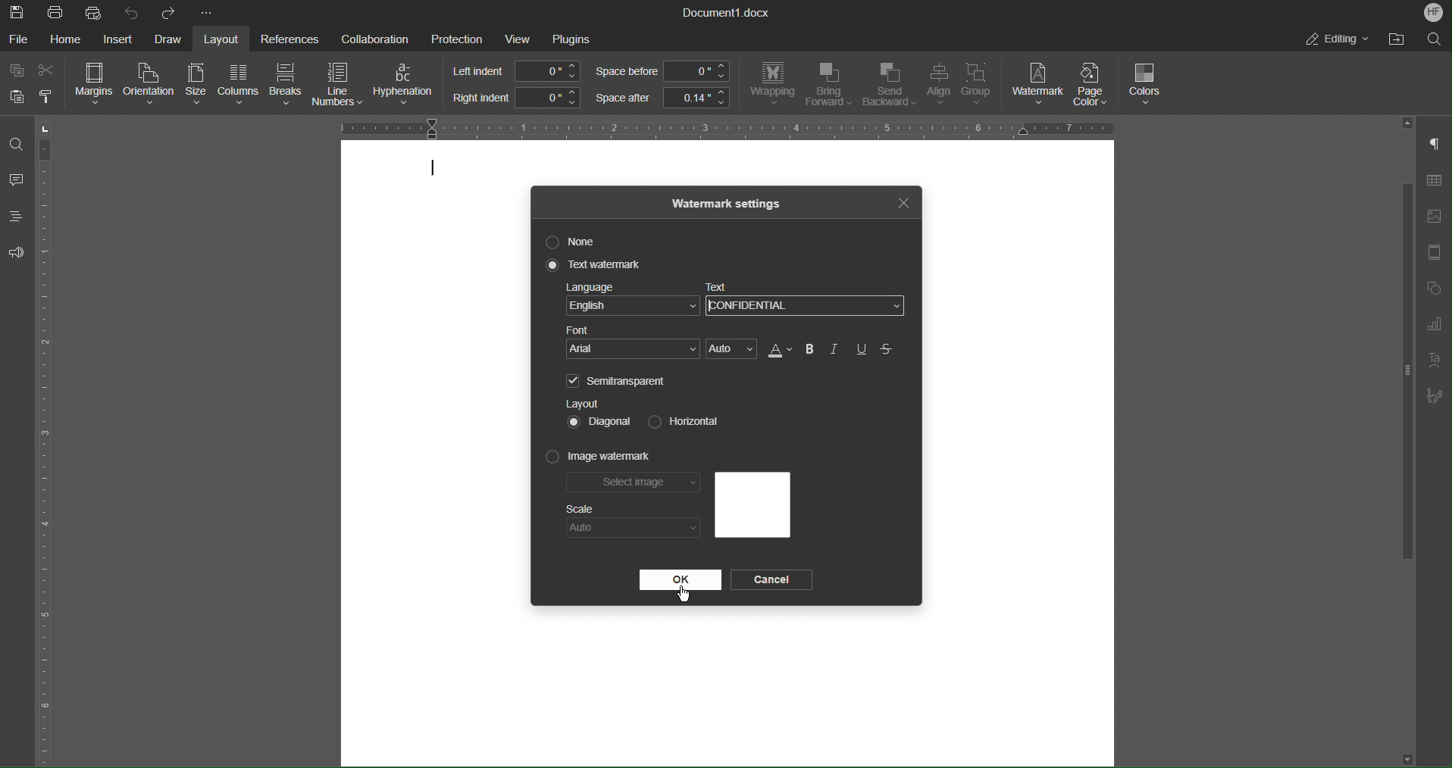  I want to click on Space after, so click(662, 98).